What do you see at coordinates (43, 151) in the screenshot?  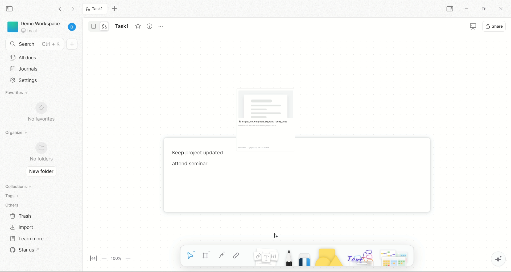 I see `no folders` at bounding box center [43, 151].